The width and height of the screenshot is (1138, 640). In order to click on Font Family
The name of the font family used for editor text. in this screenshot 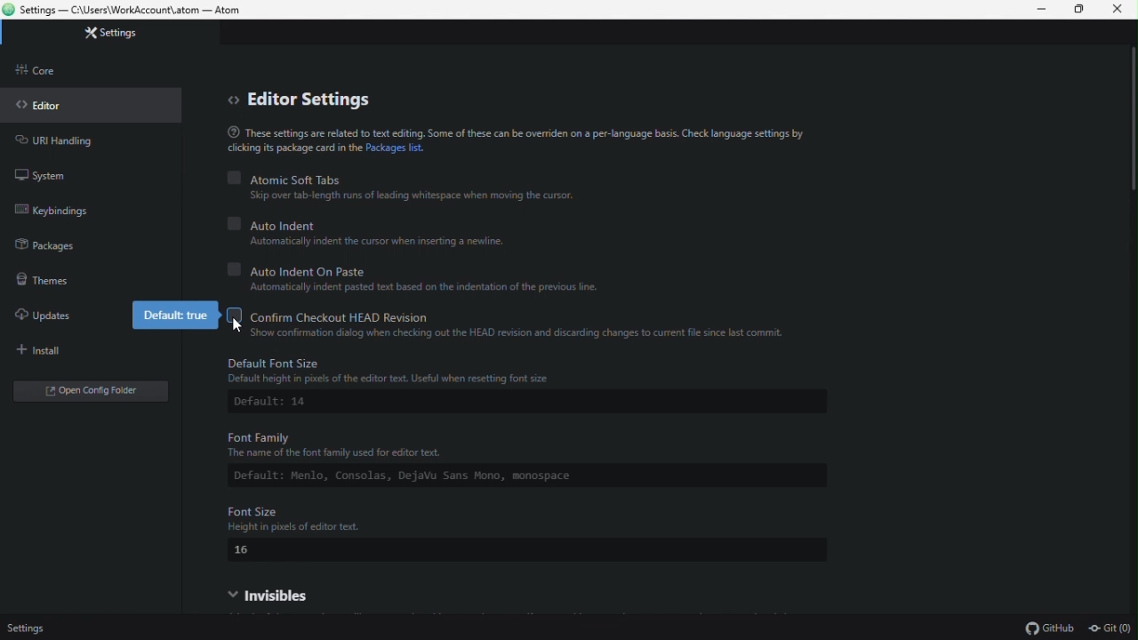, I will do `click(466, 444)`.